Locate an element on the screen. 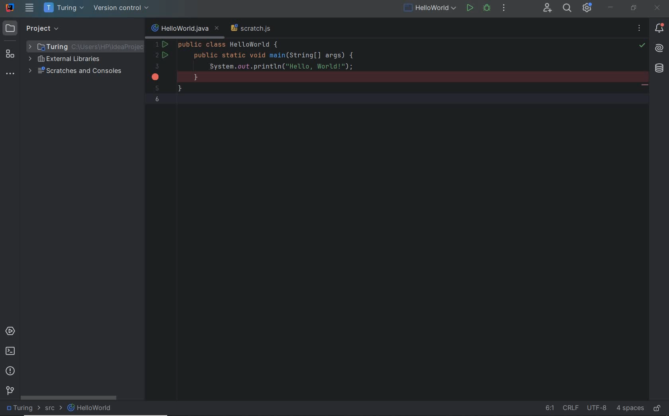 This screenshot has height=416, width=669. cursor is located at coordinates (209, 67).